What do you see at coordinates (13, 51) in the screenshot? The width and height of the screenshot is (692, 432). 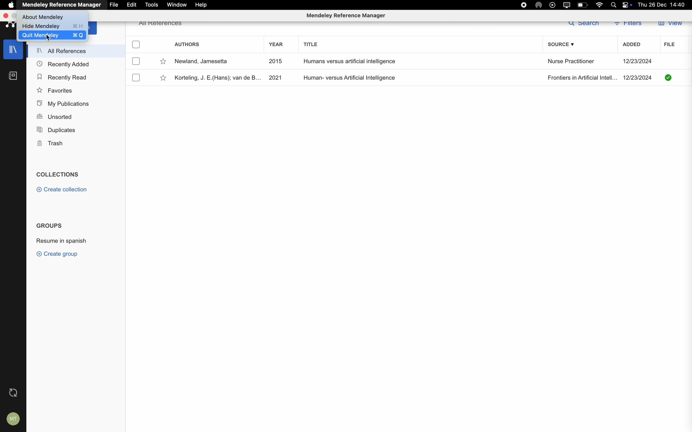 I see `library` at bounding box center [13, 51].